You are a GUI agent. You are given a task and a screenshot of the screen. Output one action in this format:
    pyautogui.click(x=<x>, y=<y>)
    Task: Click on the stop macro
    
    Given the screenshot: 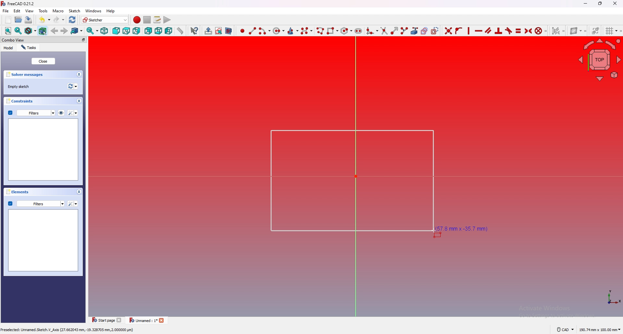 What is the action you would take?
    pyautogui.click(x=147, y=19)
    